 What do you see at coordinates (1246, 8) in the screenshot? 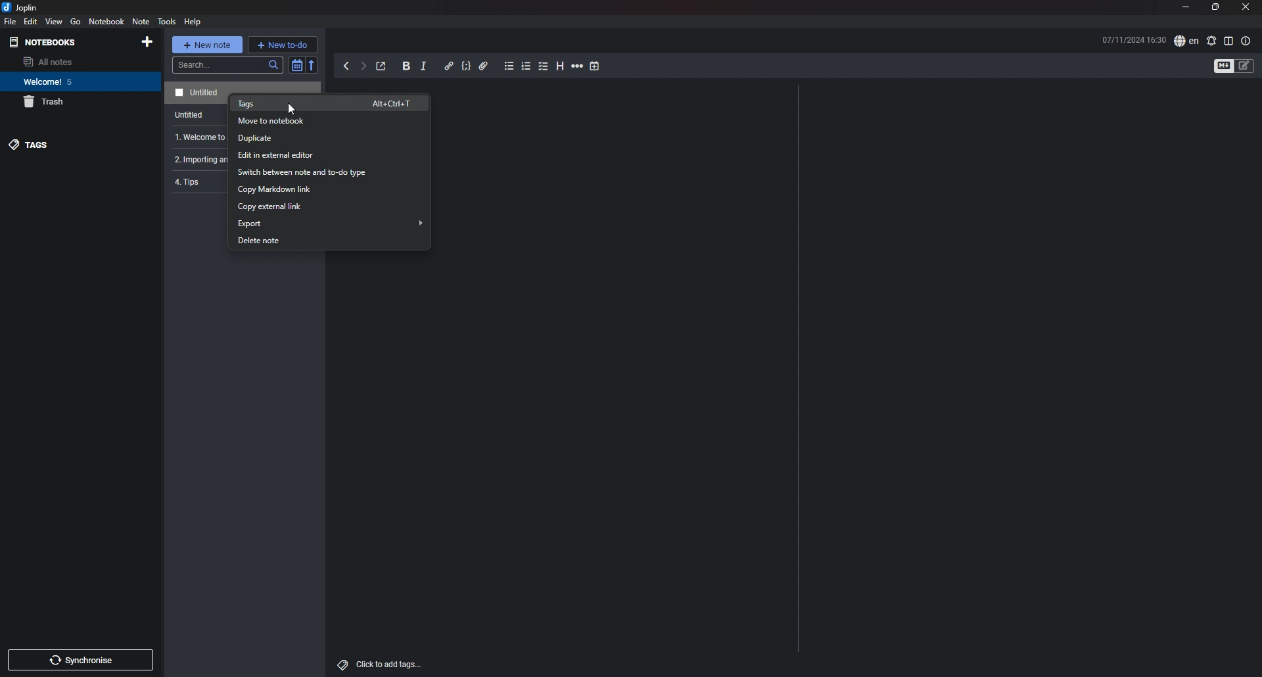
I see `close` at bounding box center [1246, 8].